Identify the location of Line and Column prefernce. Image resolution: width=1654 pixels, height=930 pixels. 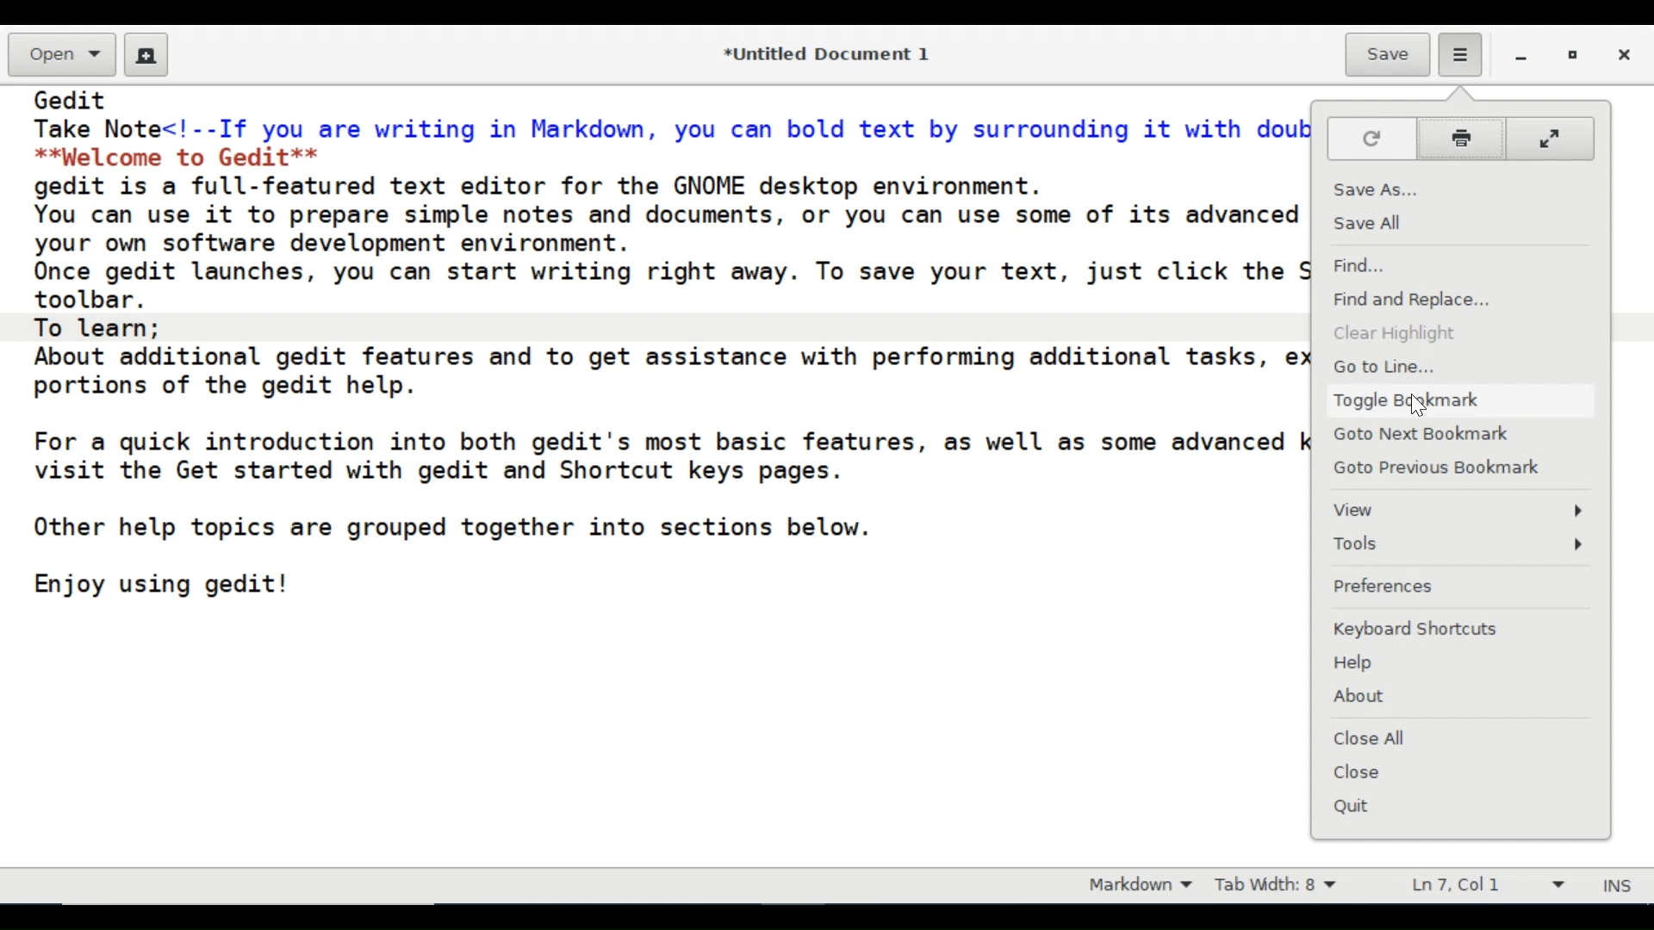
(1486, 887).